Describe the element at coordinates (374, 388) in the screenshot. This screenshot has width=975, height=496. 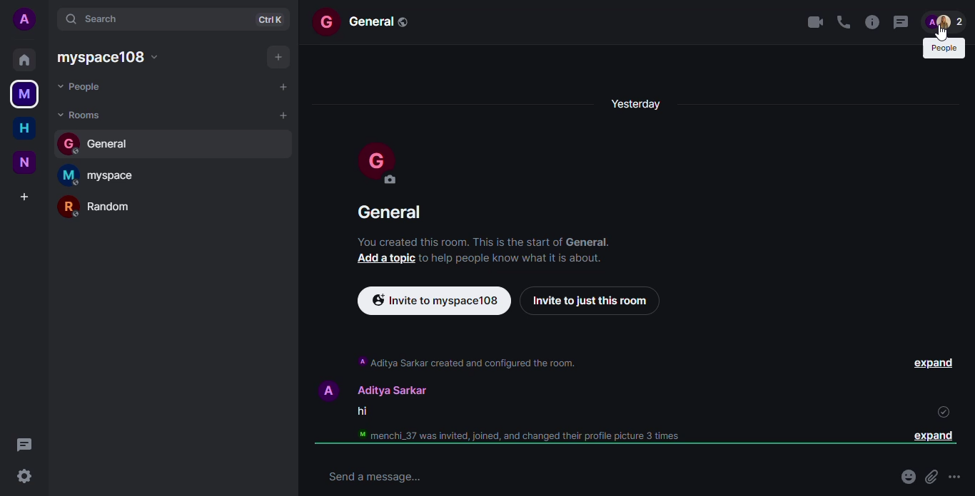
I see `A Aditya Sarkar` at that location.